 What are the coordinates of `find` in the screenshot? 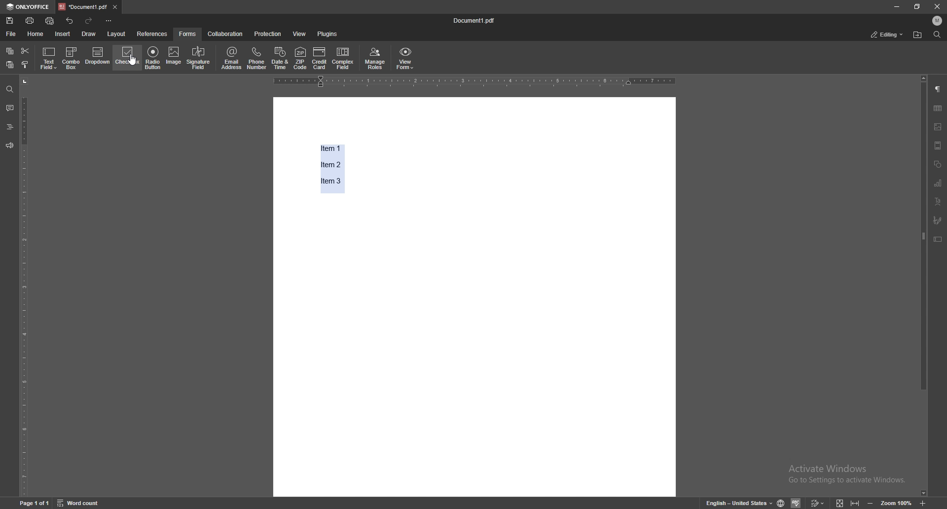 It's located at (937, 35).